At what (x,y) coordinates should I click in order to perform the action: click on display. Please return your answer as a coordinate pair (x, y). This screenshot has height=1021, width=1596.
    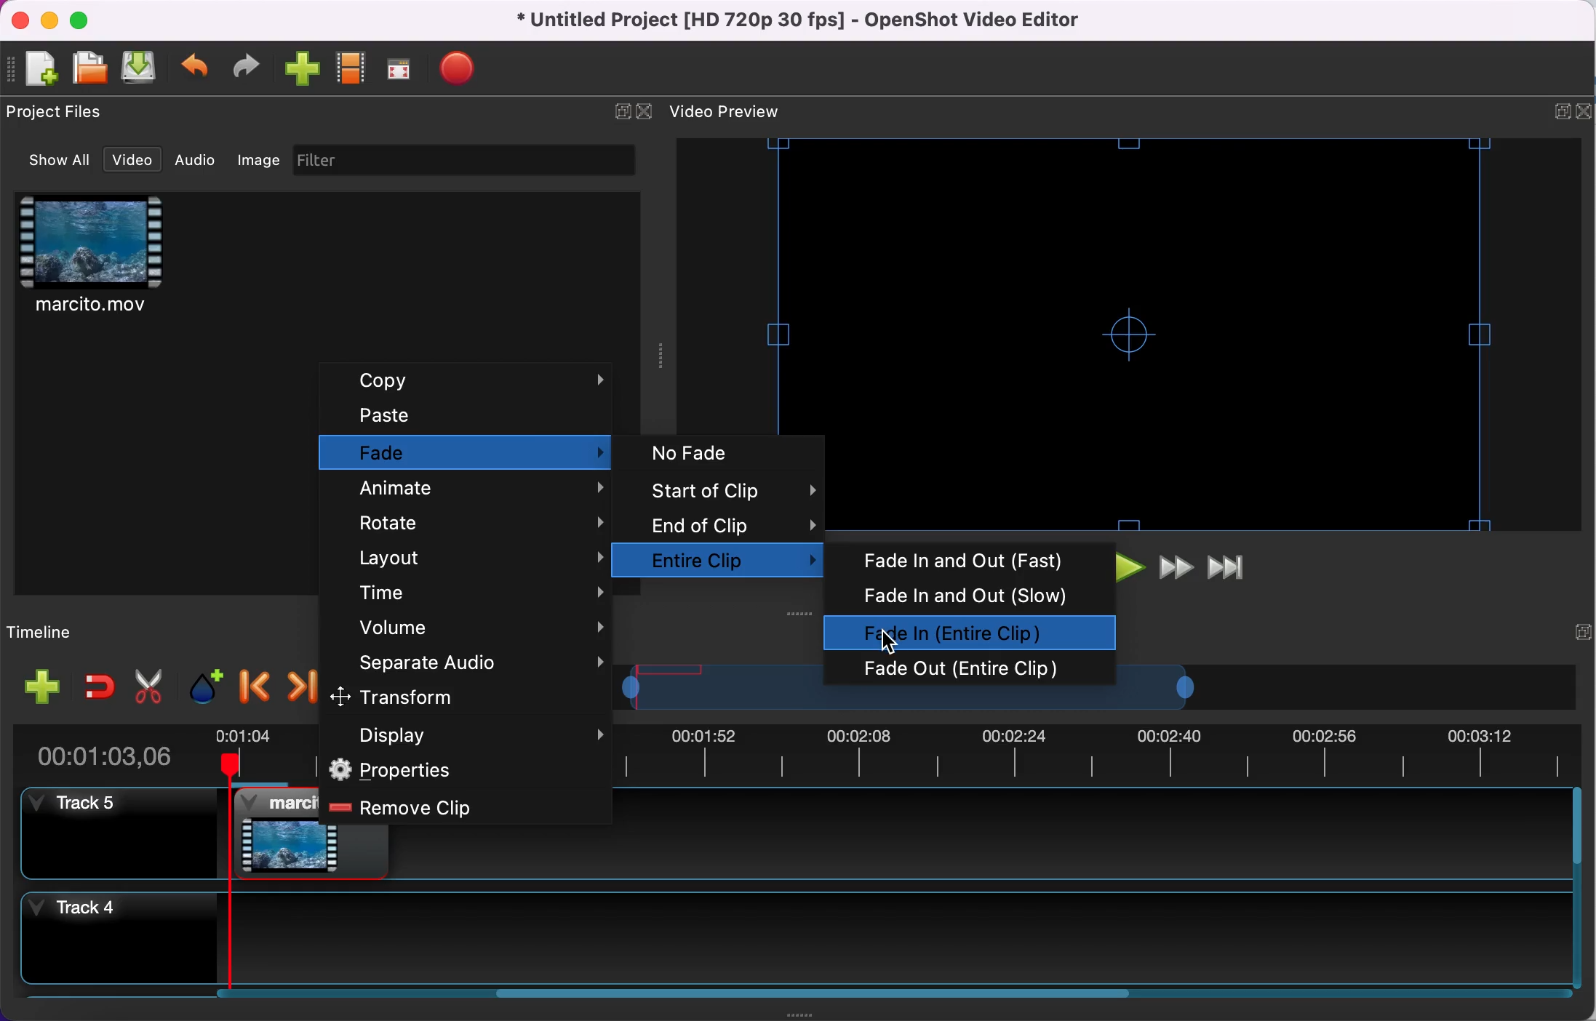
    Looking at the image, I should click on (468, 735).